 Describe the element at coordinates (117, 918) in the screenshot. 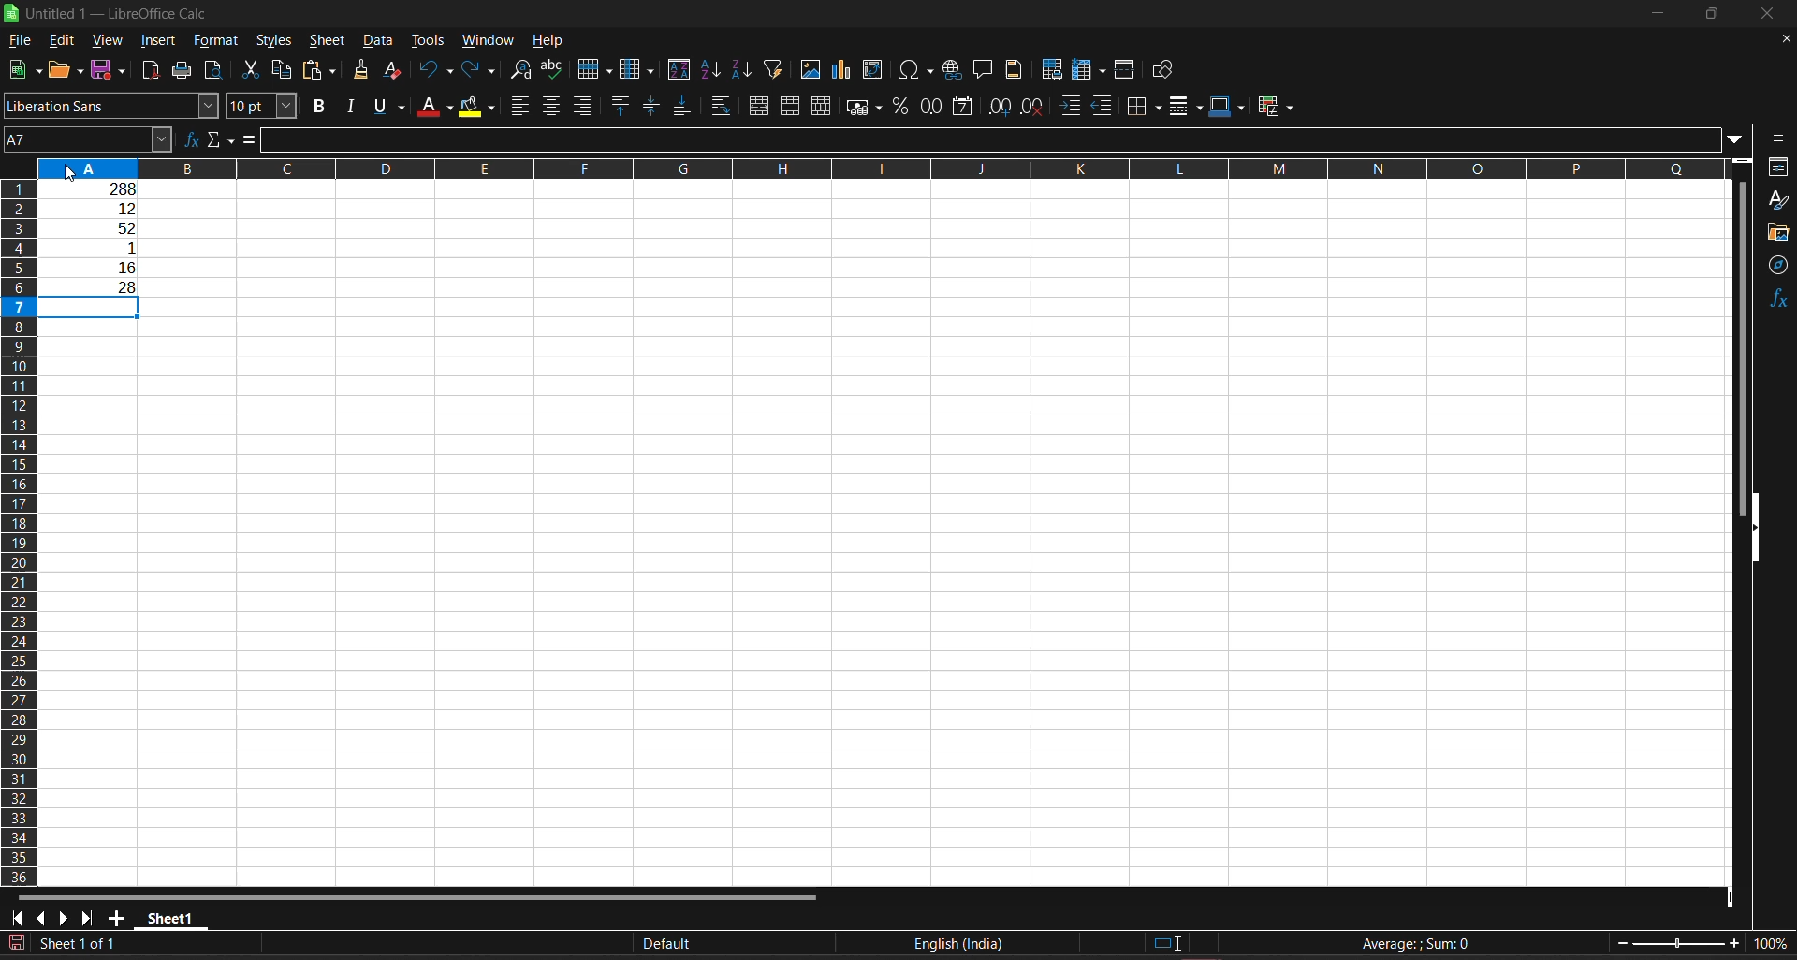

I see `add sheet` at that location.